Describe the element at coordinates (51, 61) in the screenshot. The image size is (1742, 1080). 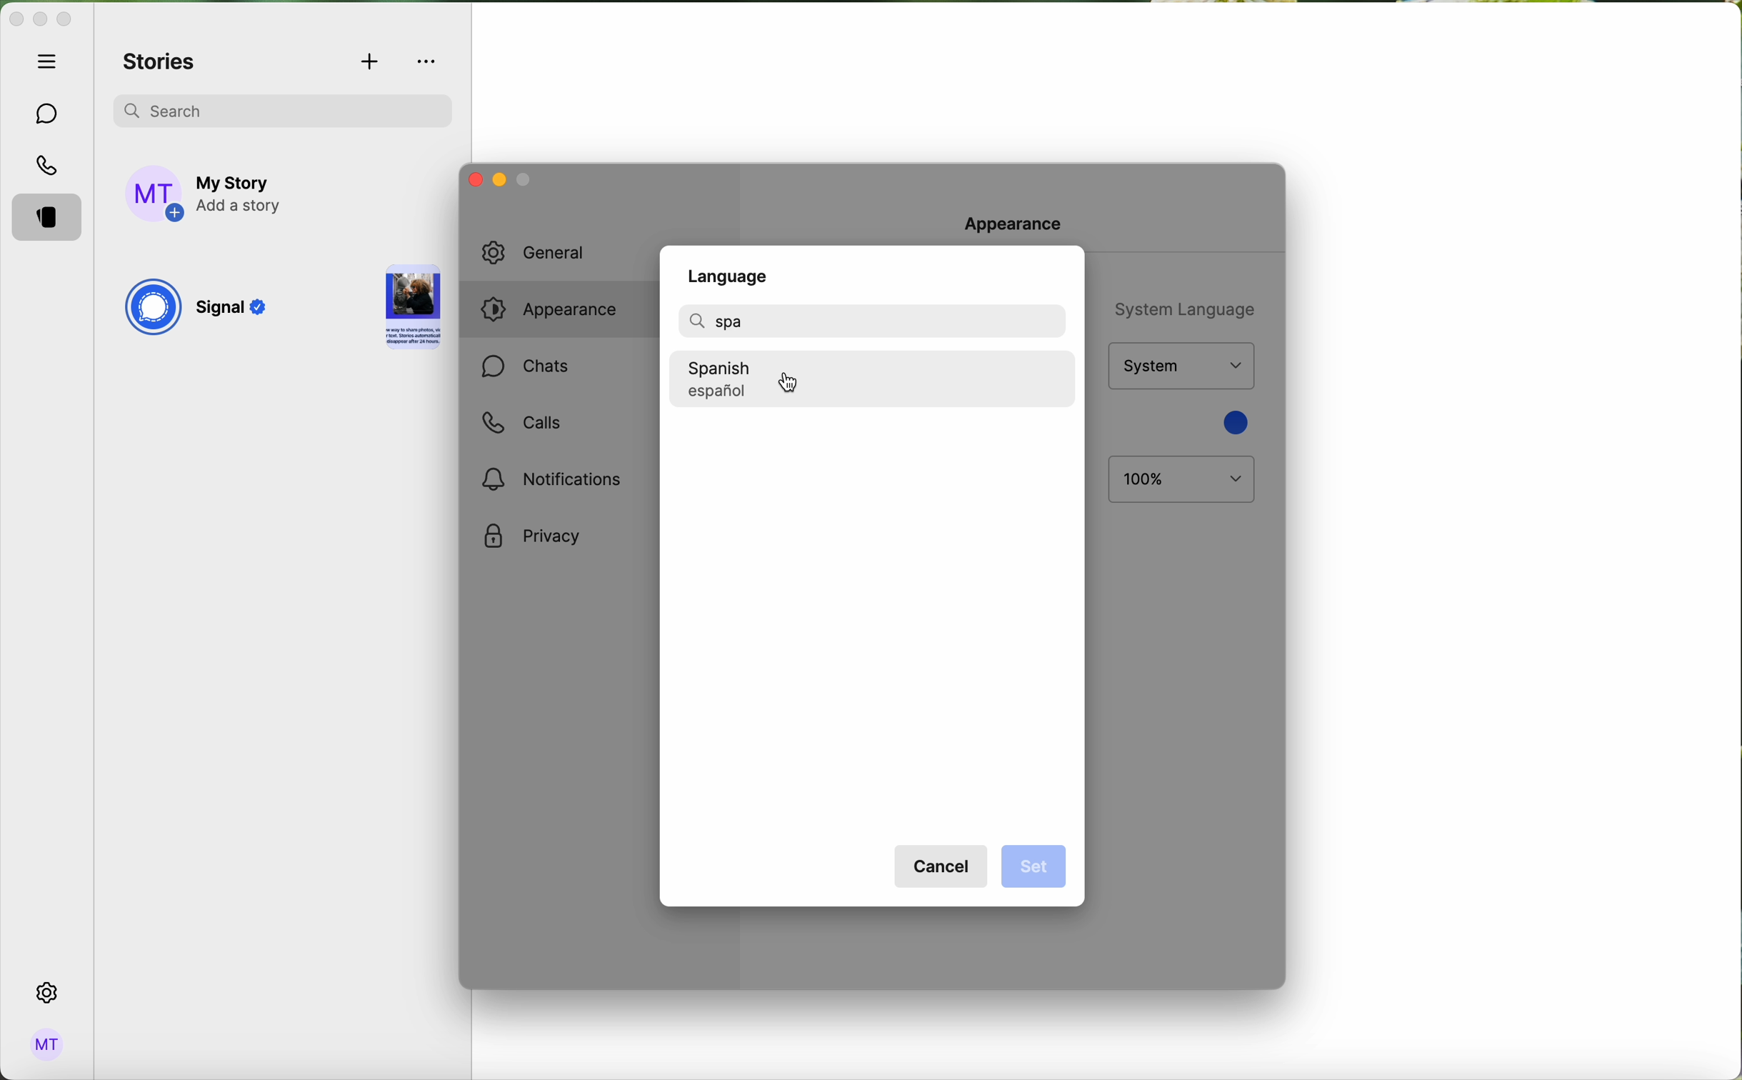
I see `hide tabs` at that location.